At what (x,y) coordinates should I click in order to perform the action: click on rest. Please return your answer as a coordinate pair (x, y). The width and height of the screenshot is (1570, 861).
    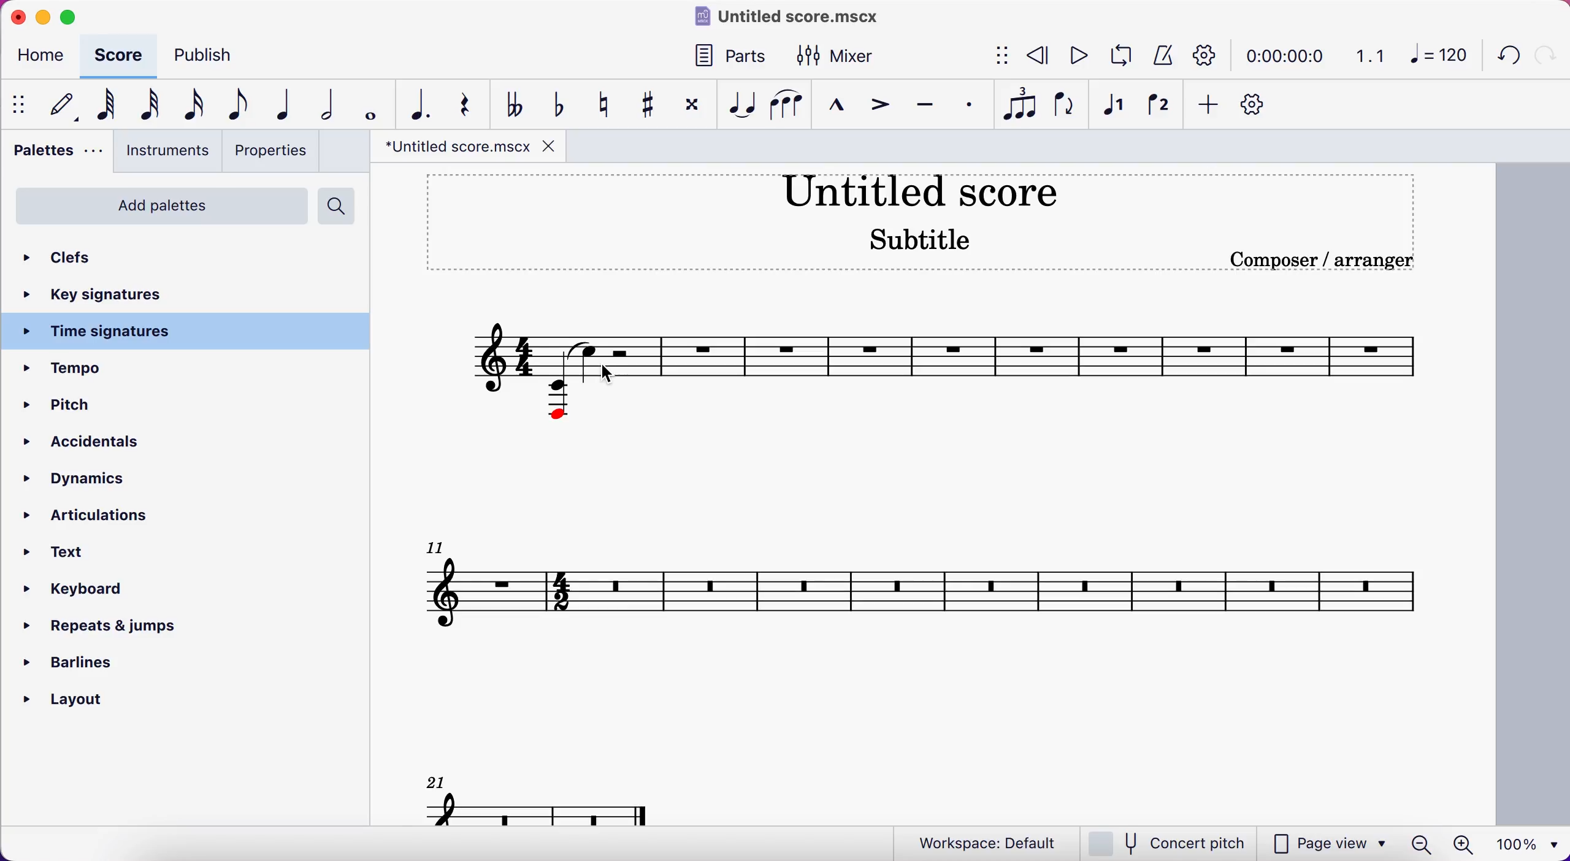
    Looking at the image, I should click on (473, 107).